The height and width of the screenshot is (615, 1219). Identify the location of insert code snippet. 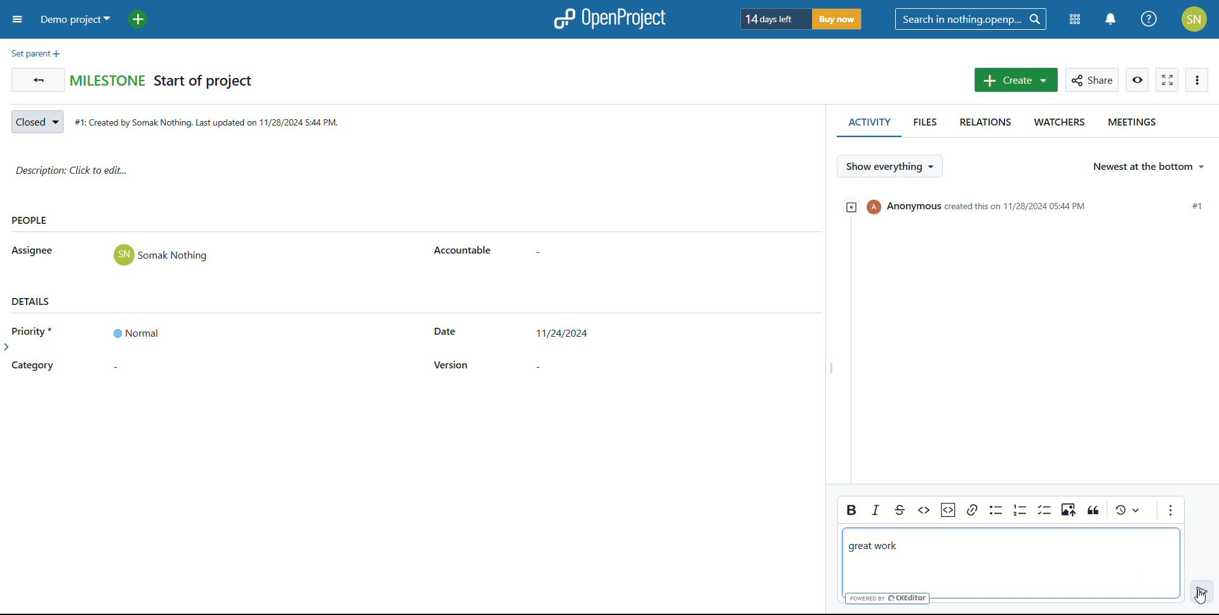
(949, 510).